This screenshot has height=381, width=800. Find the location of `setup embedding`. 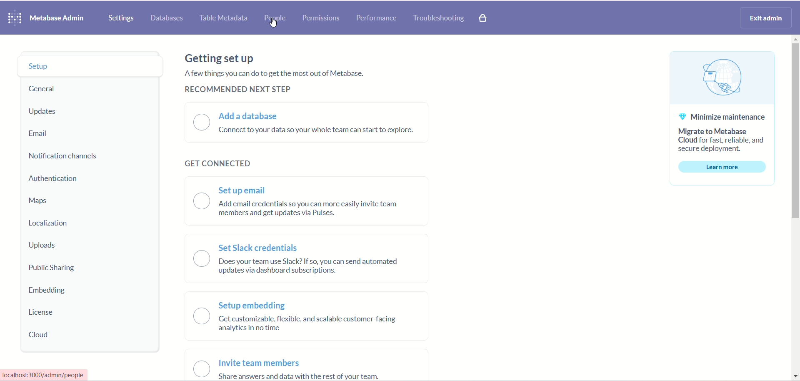

setup embedding is located at coordinates (251, 306).